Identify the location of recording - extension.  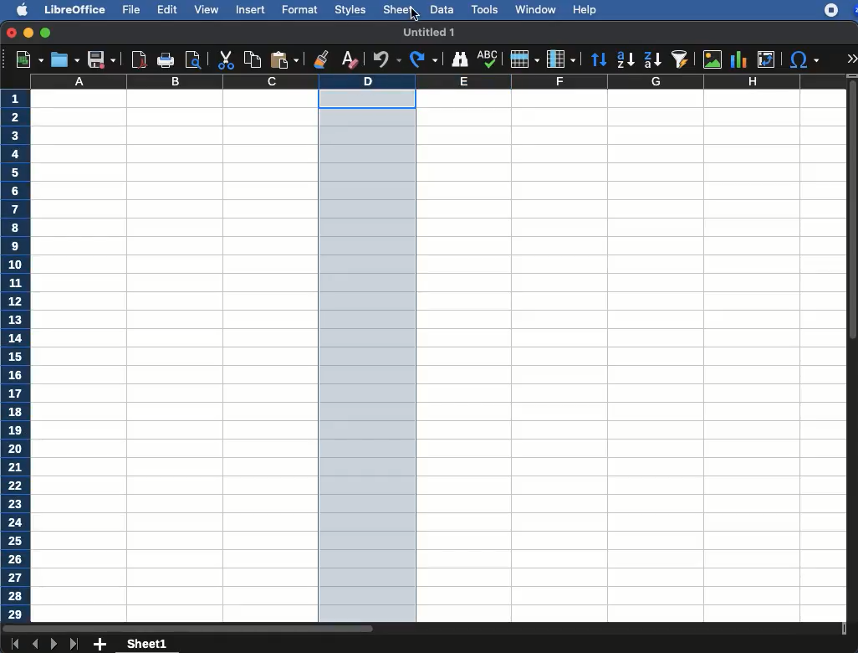
(831, 10).